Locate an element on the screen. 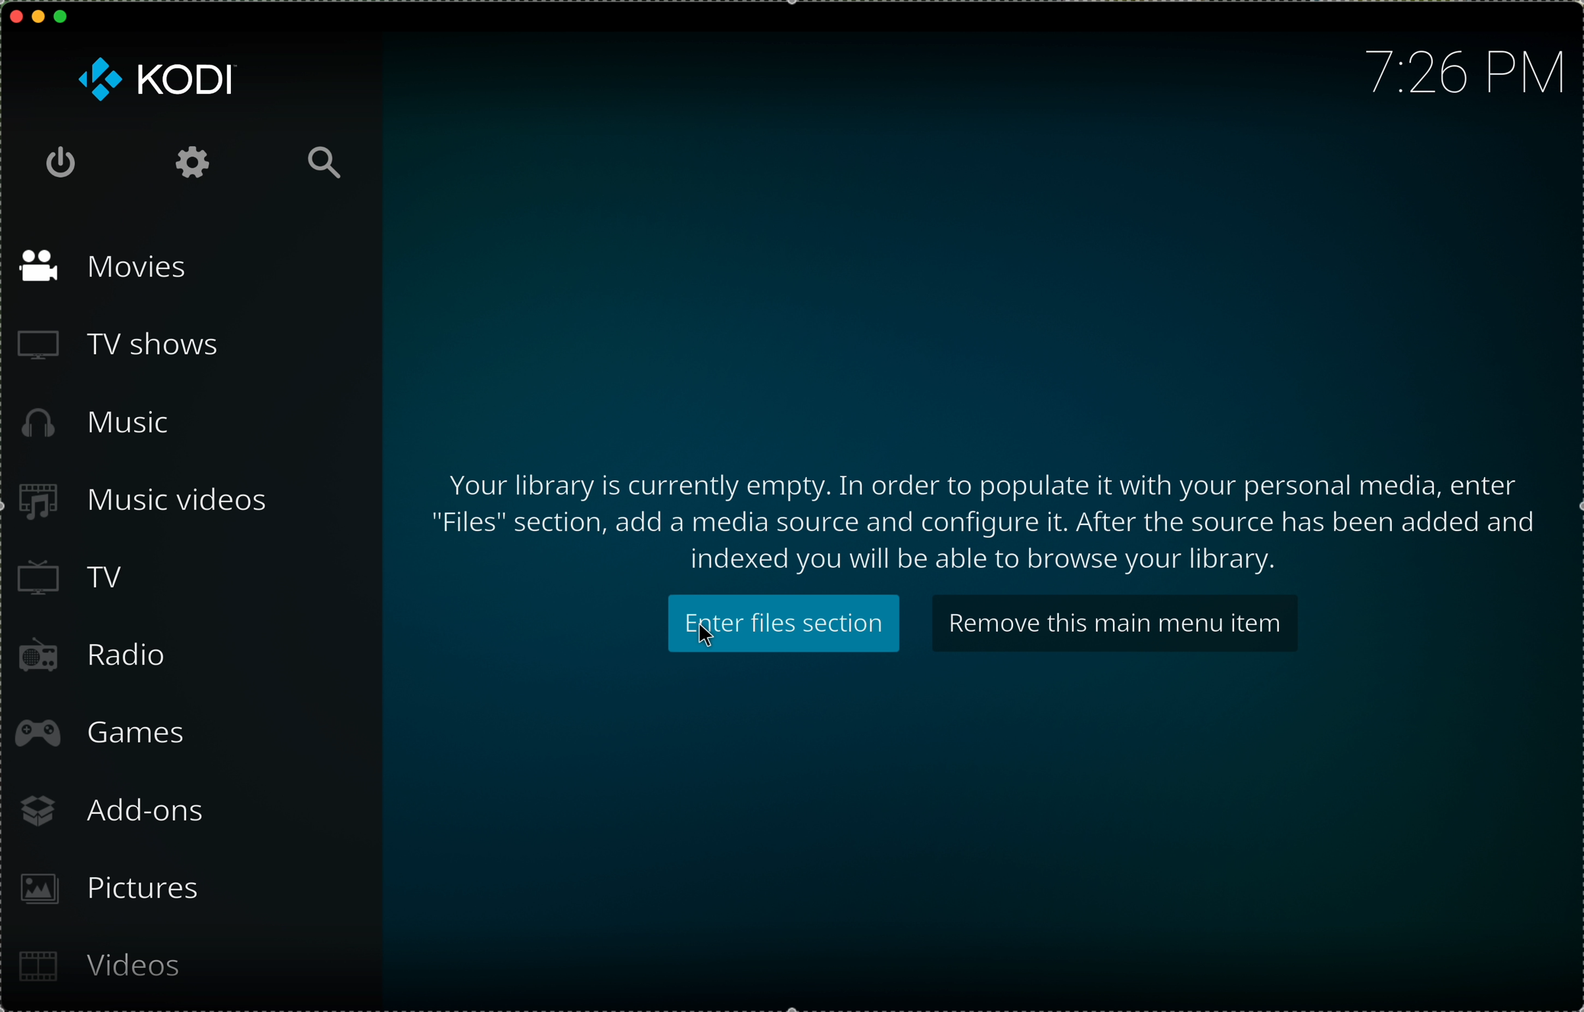 The height and width of the screenshot is (1012, 1584). TV shows option is located at coordinates (114, 349).